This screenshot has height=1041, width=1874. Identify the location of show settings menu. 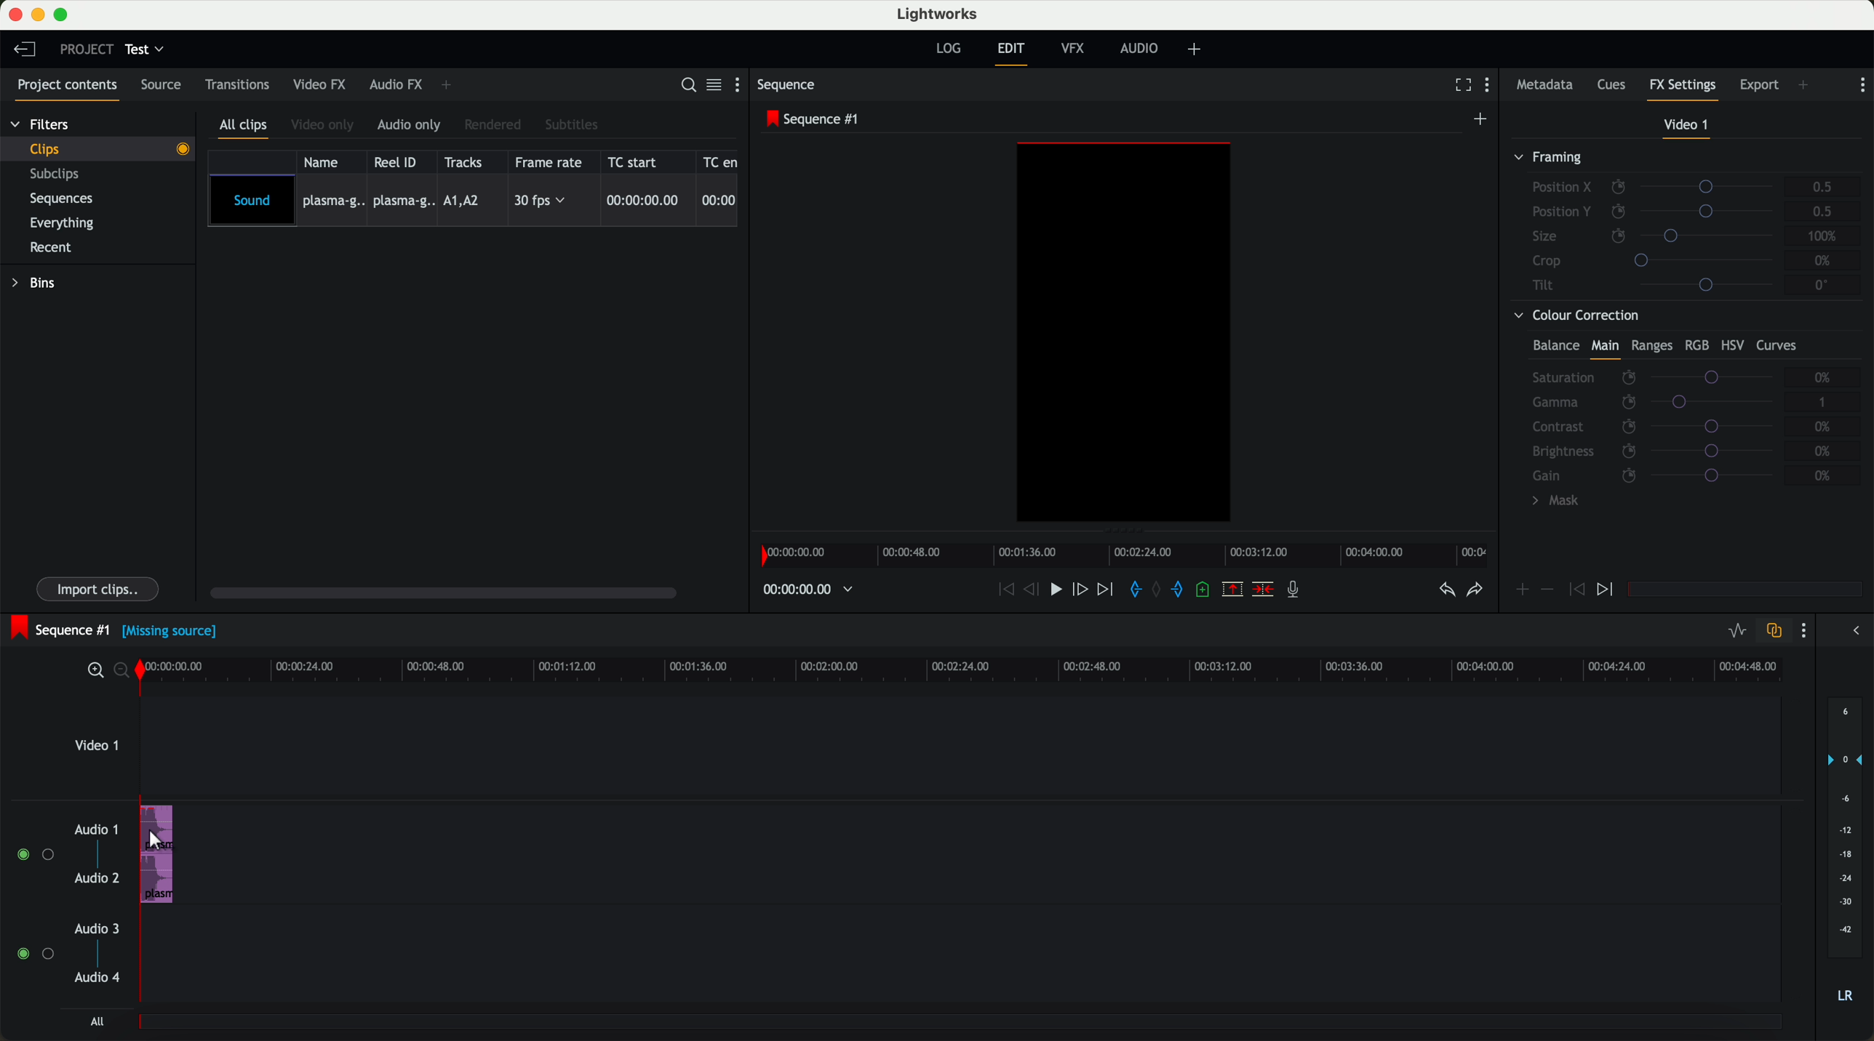
(1862, 84).